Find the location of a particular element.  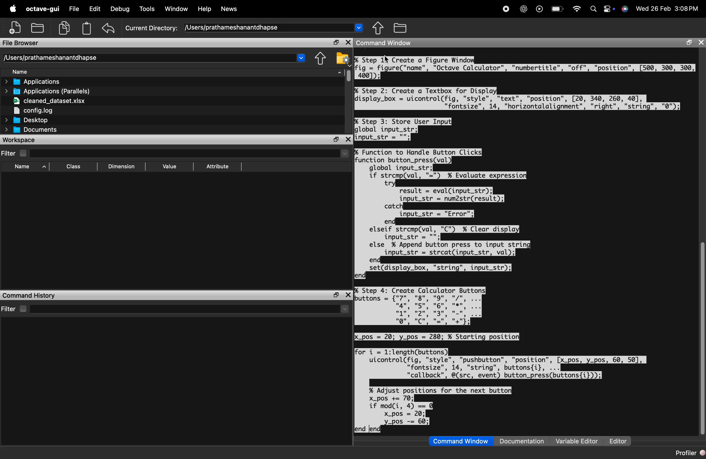

Tools is located at coordinates (148, 9).